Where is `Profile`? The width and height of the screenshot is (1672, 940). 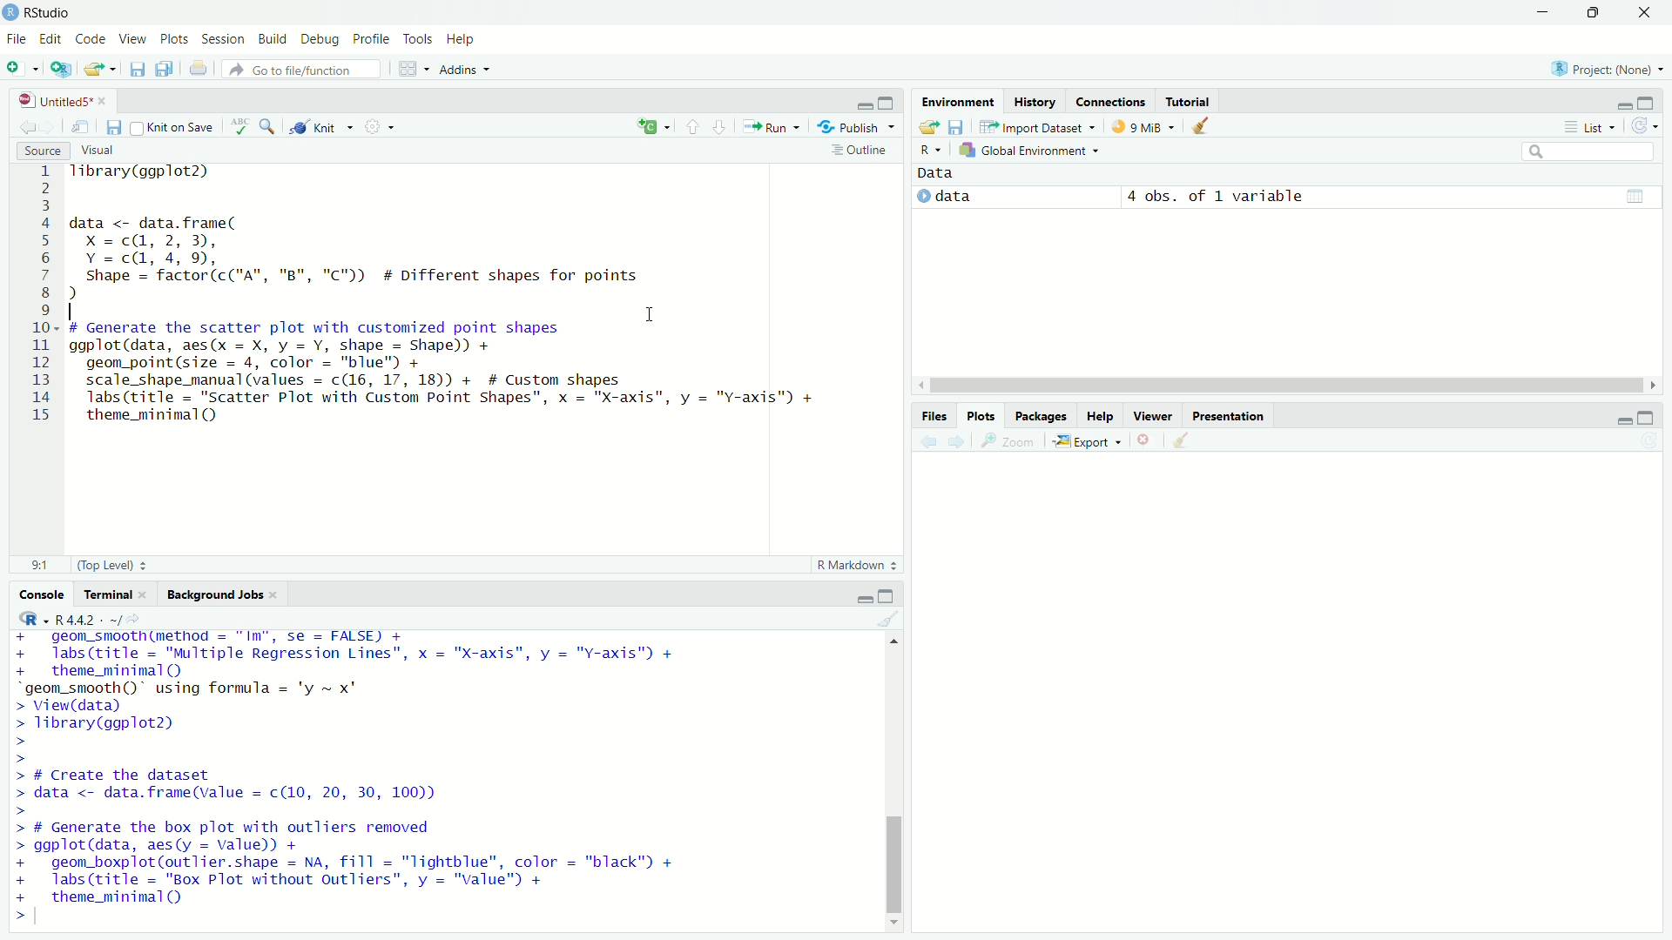 Profile is located at coordinates (370, 38).